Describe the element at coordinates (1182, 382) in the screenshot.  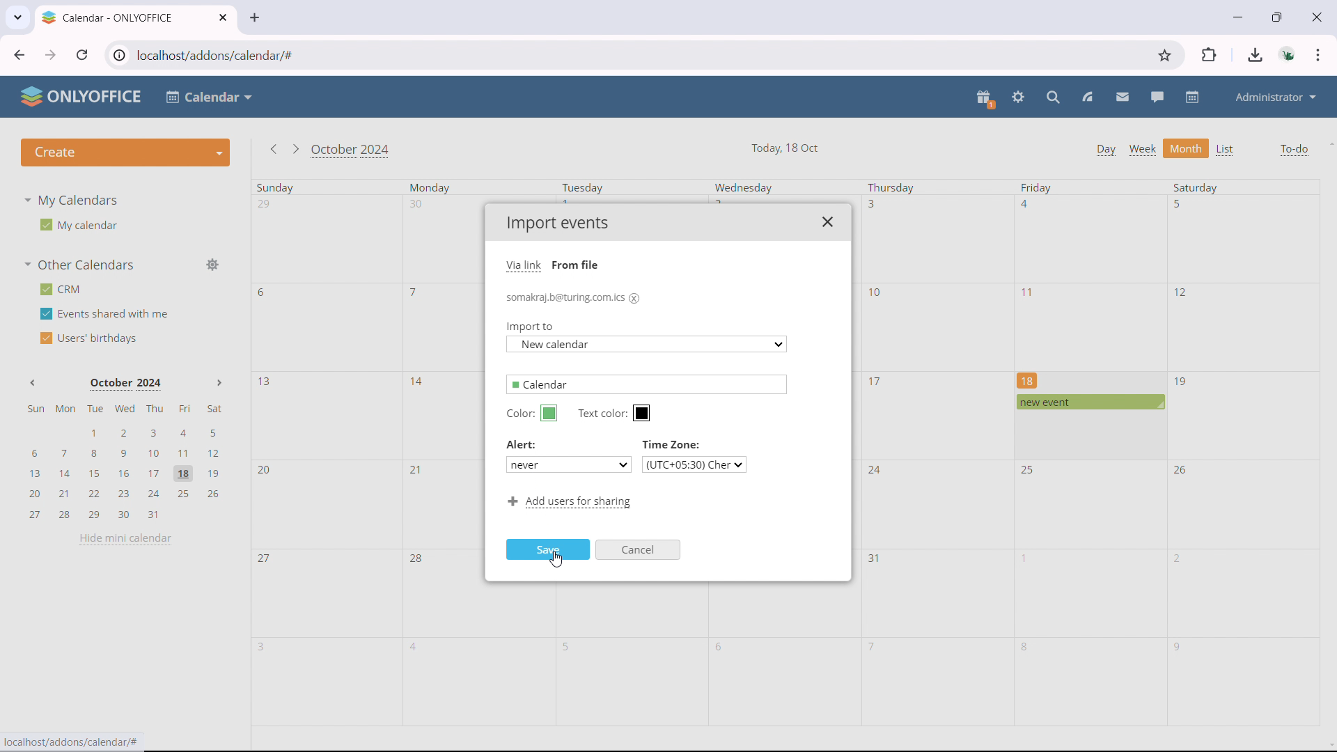
I see `19` at that location.